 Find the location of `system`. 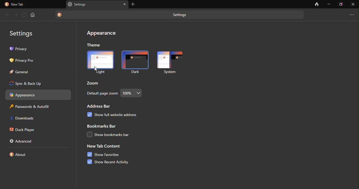

system is located at coordinates (170, 63).